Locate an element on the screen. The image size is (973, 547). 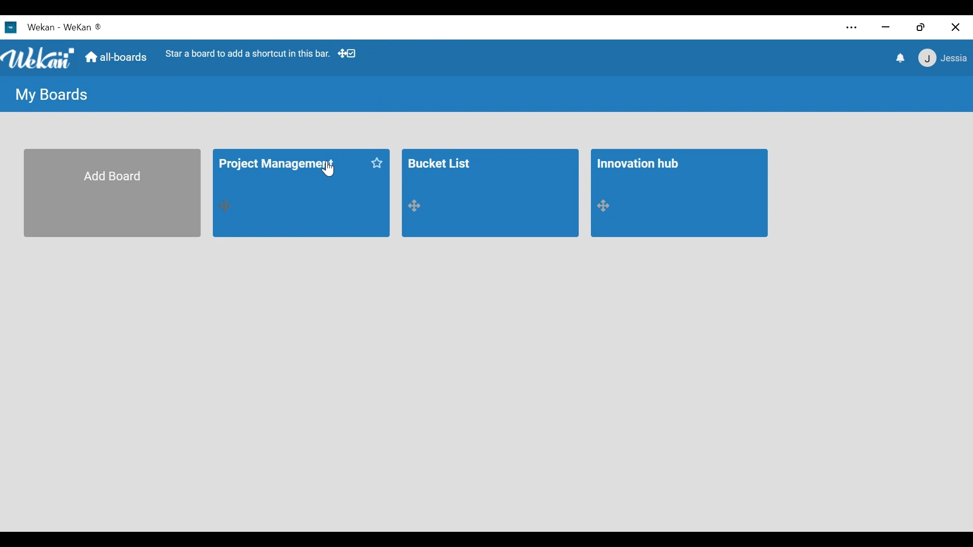
Board Title is located at coordinates (441, 162).